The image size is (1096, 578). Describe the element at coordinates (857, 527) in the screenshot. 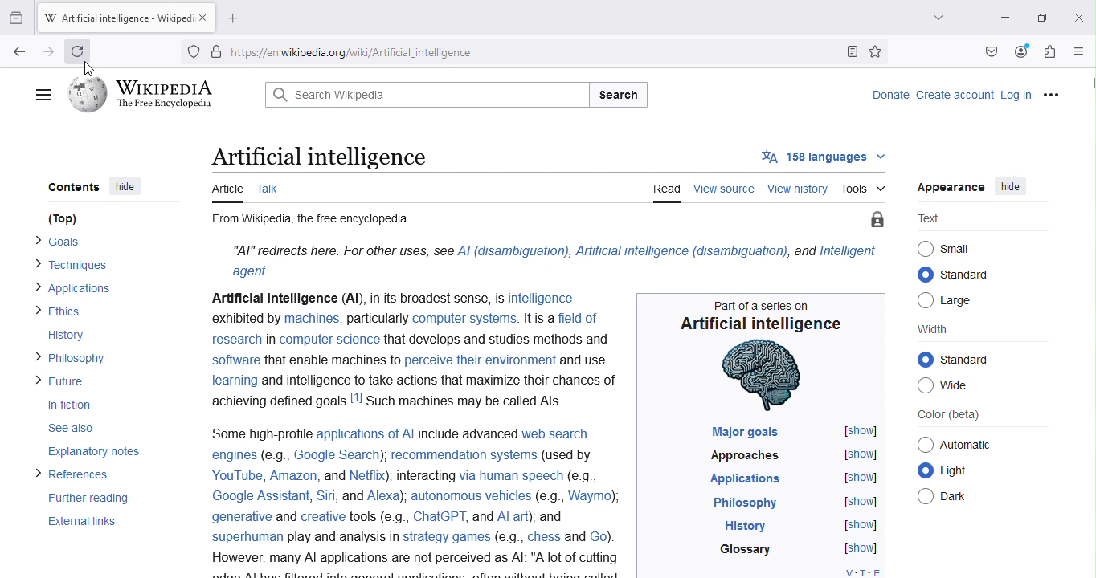

I see `[show]` at that location.